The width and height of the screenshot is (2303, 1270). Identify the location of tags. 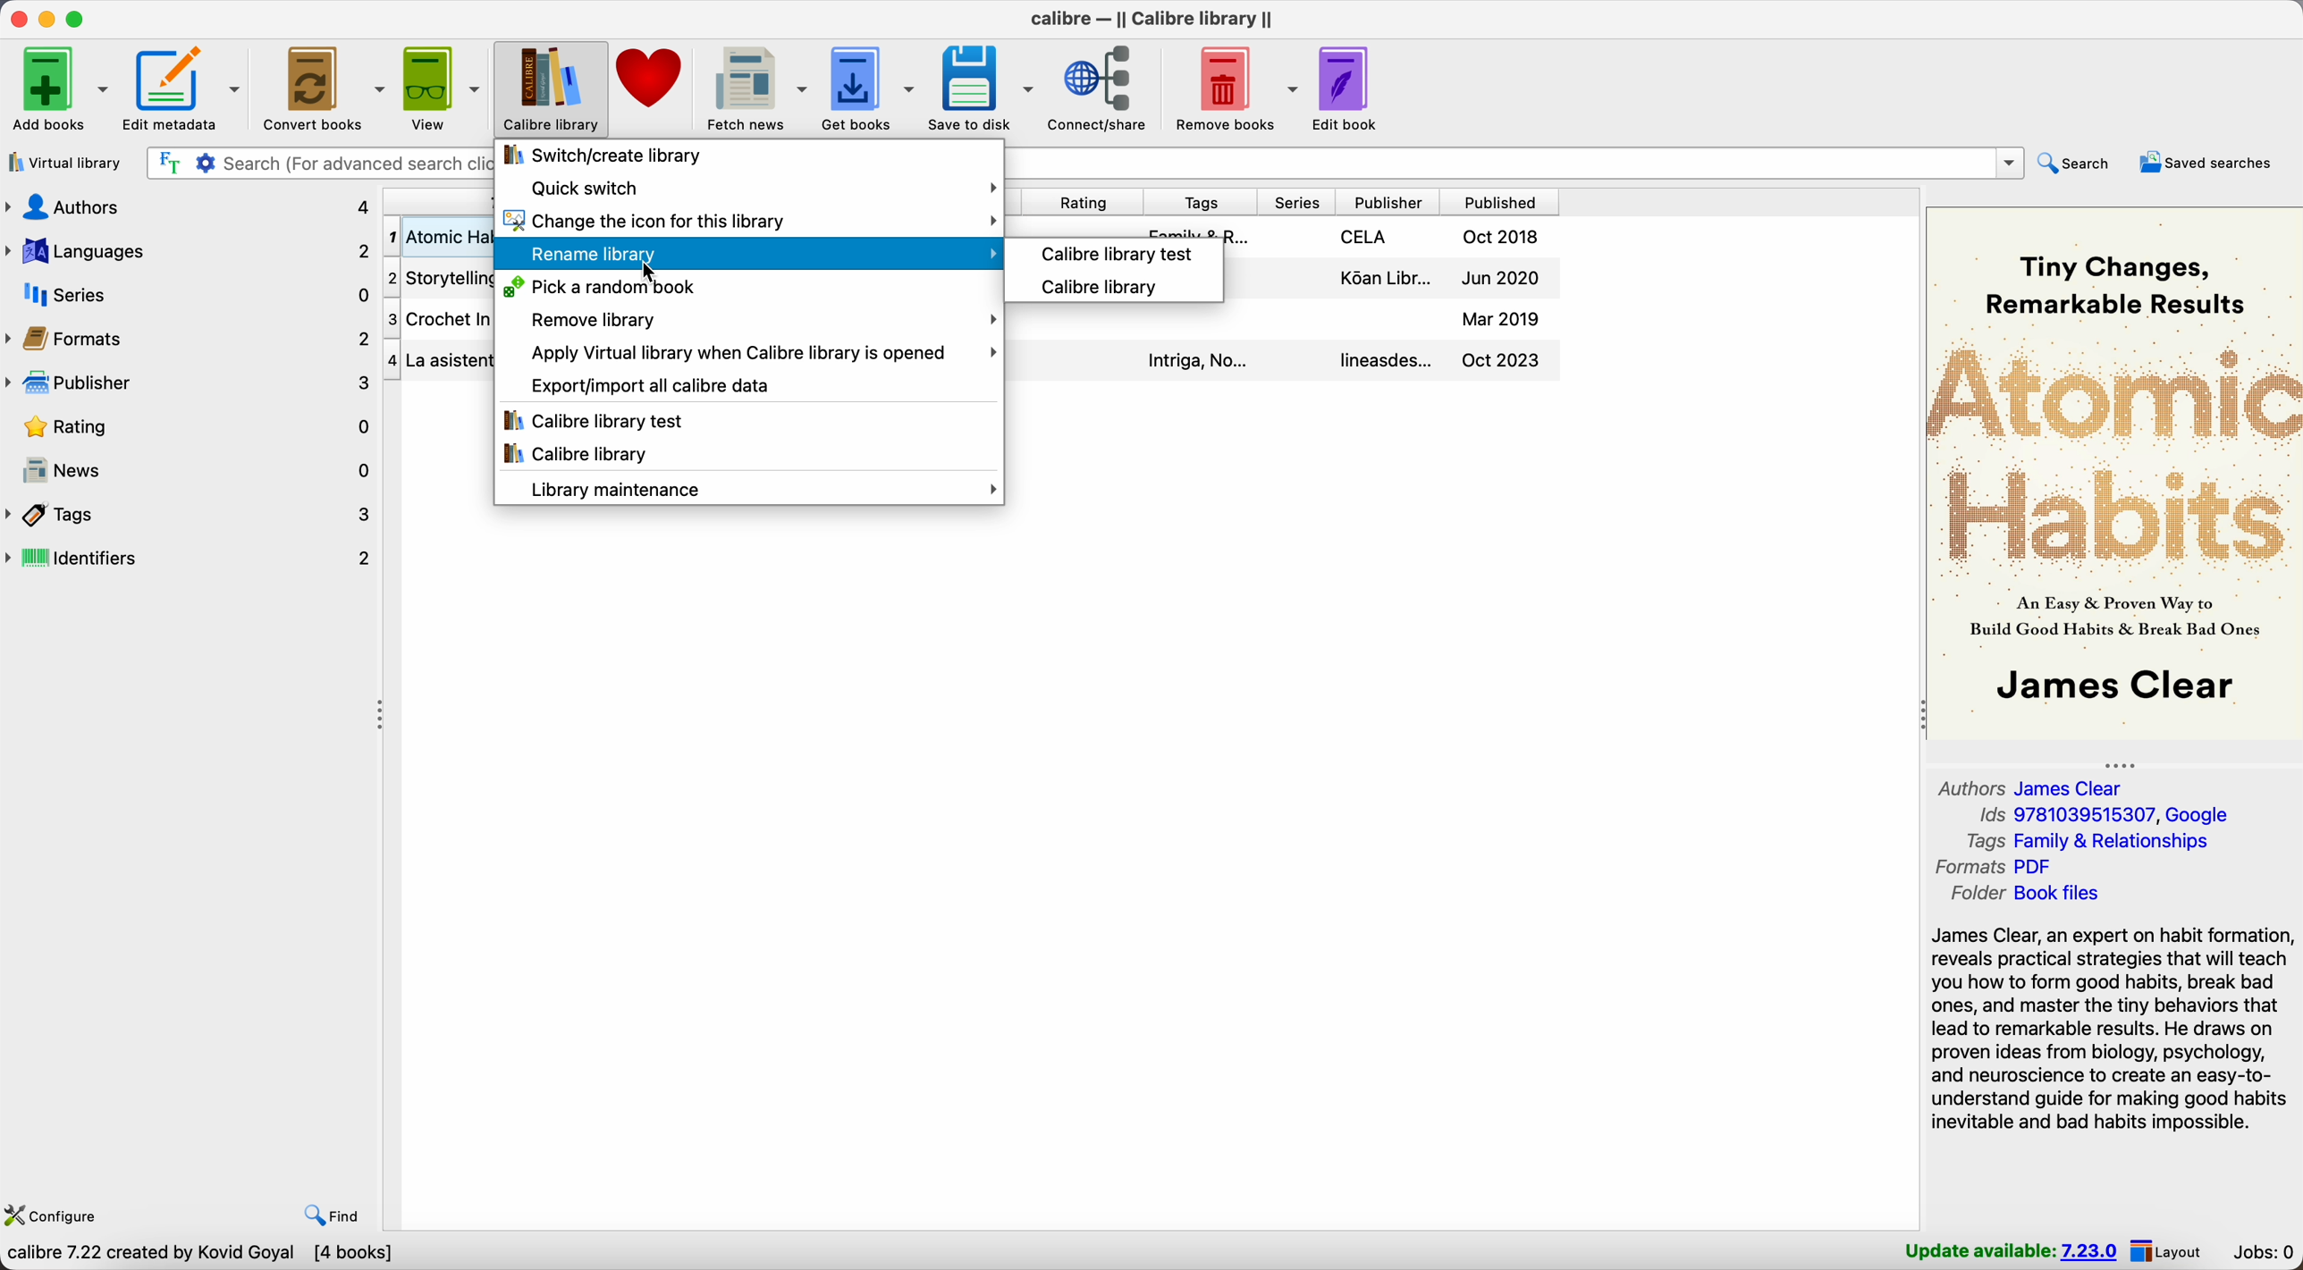
(191, 516).